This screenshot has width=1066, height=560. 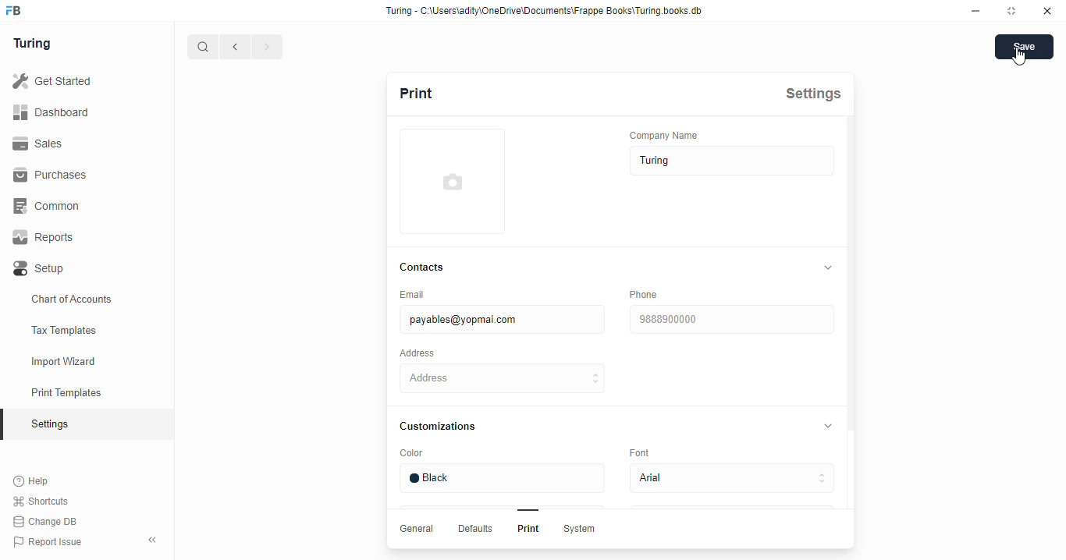 I want to click on ‘Phone, so click(x=645, y=294).